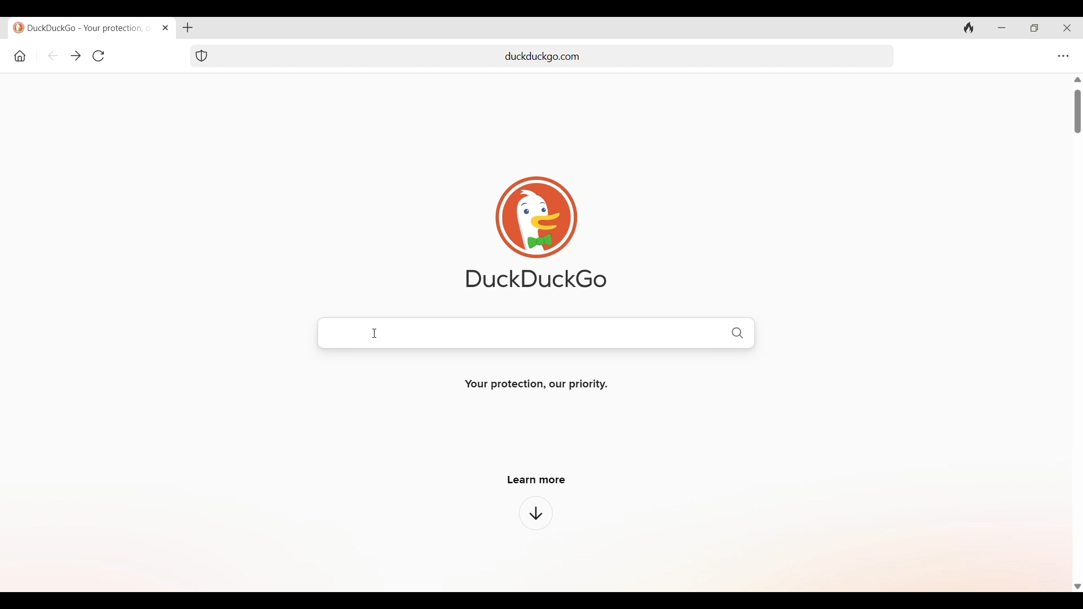 This screenshot has height=609, width=1083. What do you see at coordinates (1001, 28) in the screenshot?
I see `Minimize` at bounding box center [1001, 28].